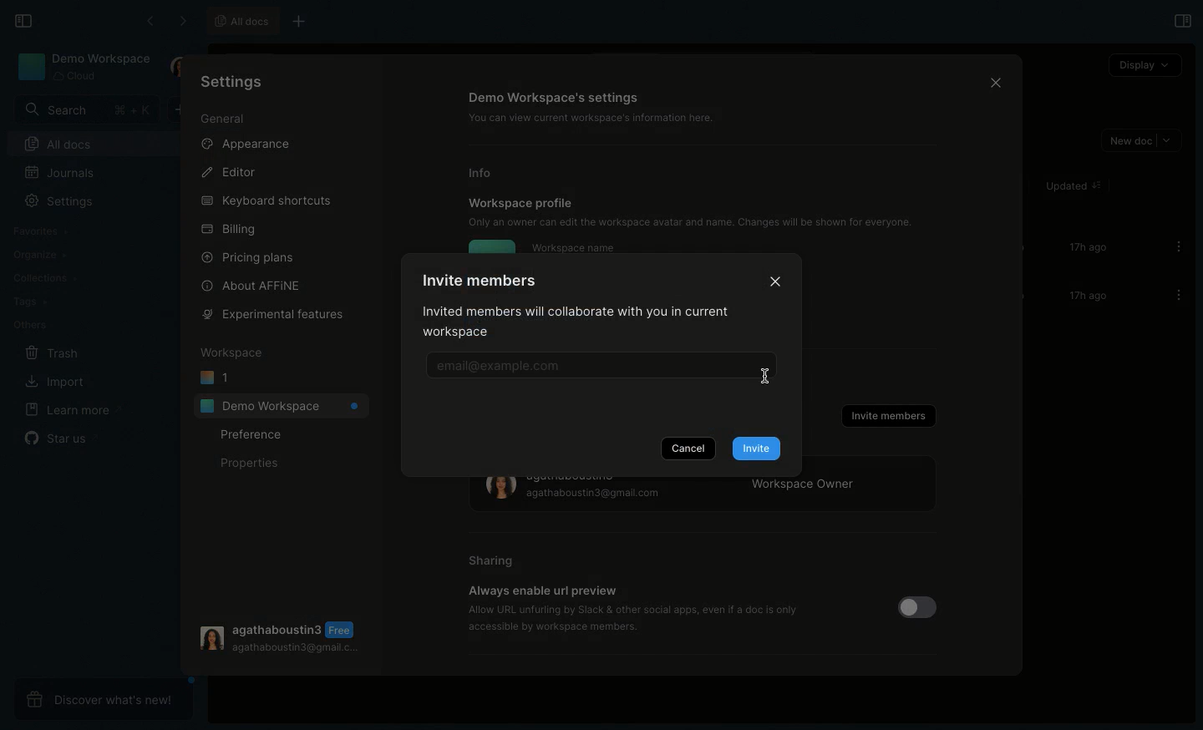 Image resolution: width=1203 pixels, height=730 pixels. I want to click on Invited members will collaborate with you in current workspace, so click(583, 324).